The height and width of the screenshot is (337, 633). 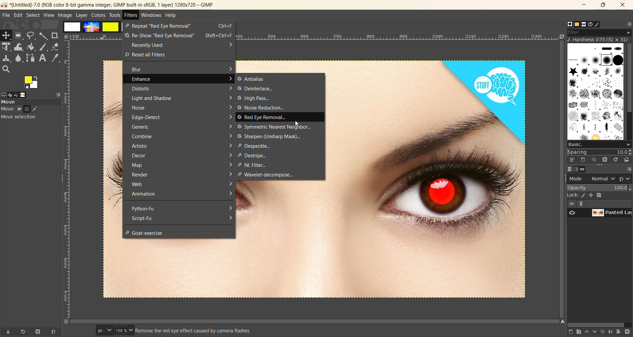 What do you see at coordinates (180, 26) in the screenshot?
I see `repeat red eye removal` at bounding box center [180, 26].